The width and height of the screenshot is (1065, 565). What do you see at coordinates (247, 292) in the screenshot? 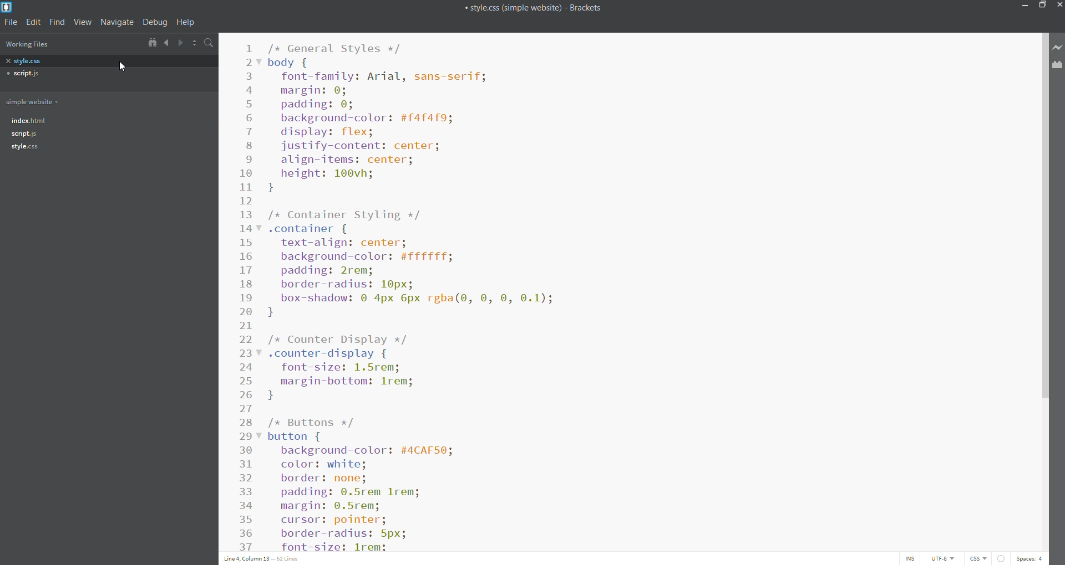
I see `line number` at bounding box center [247, 292].